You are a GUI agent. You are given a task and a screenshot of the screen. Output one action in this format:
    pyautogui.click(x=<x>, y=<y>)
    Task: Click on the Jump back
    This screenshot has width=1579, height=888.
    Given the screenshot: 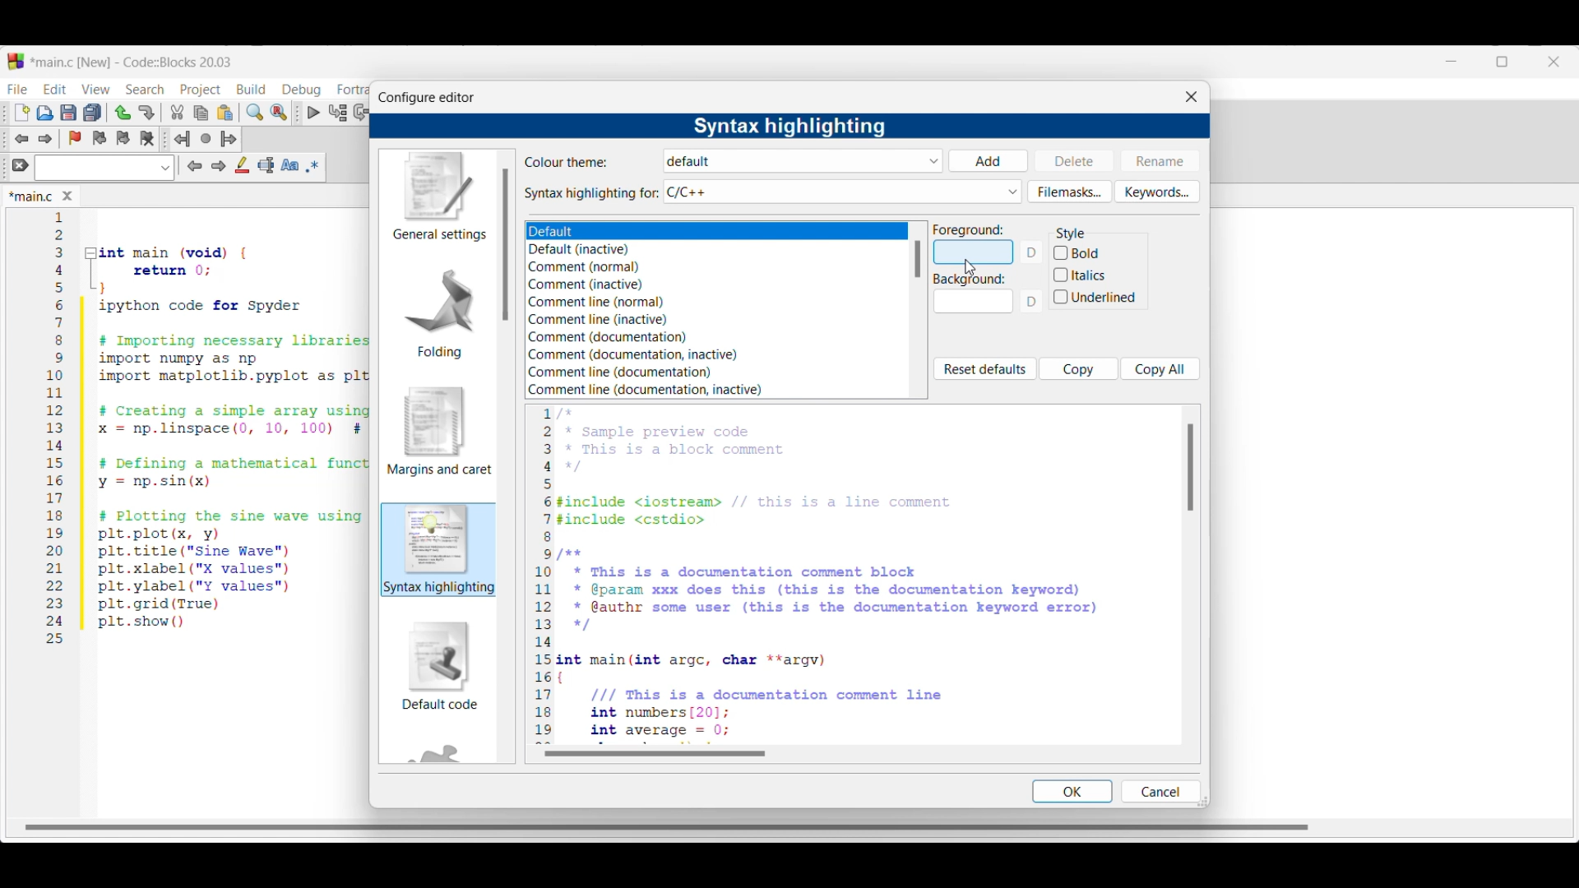 What is the action you would take?
    pyautogui.click(x=182, y=139)
    